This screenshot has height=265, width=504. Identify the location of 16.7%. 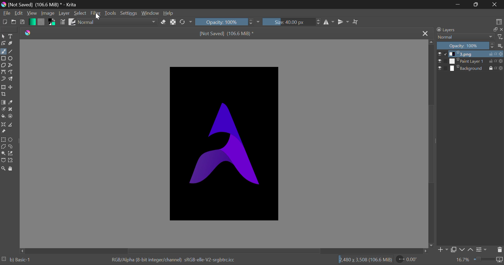
(460, 260).